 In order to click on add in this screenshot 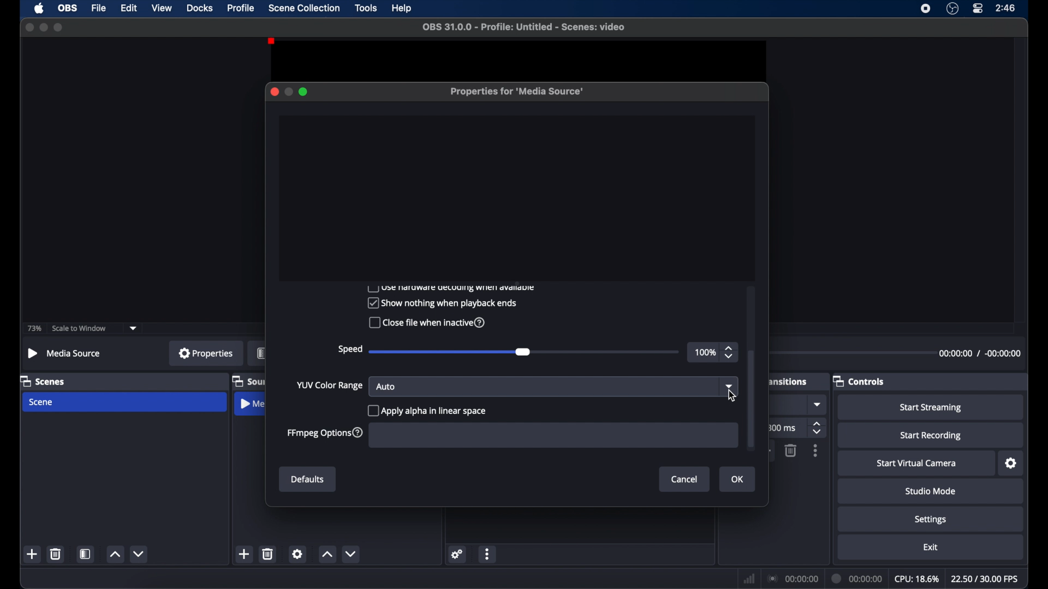, I will do `click(33, 554)`.